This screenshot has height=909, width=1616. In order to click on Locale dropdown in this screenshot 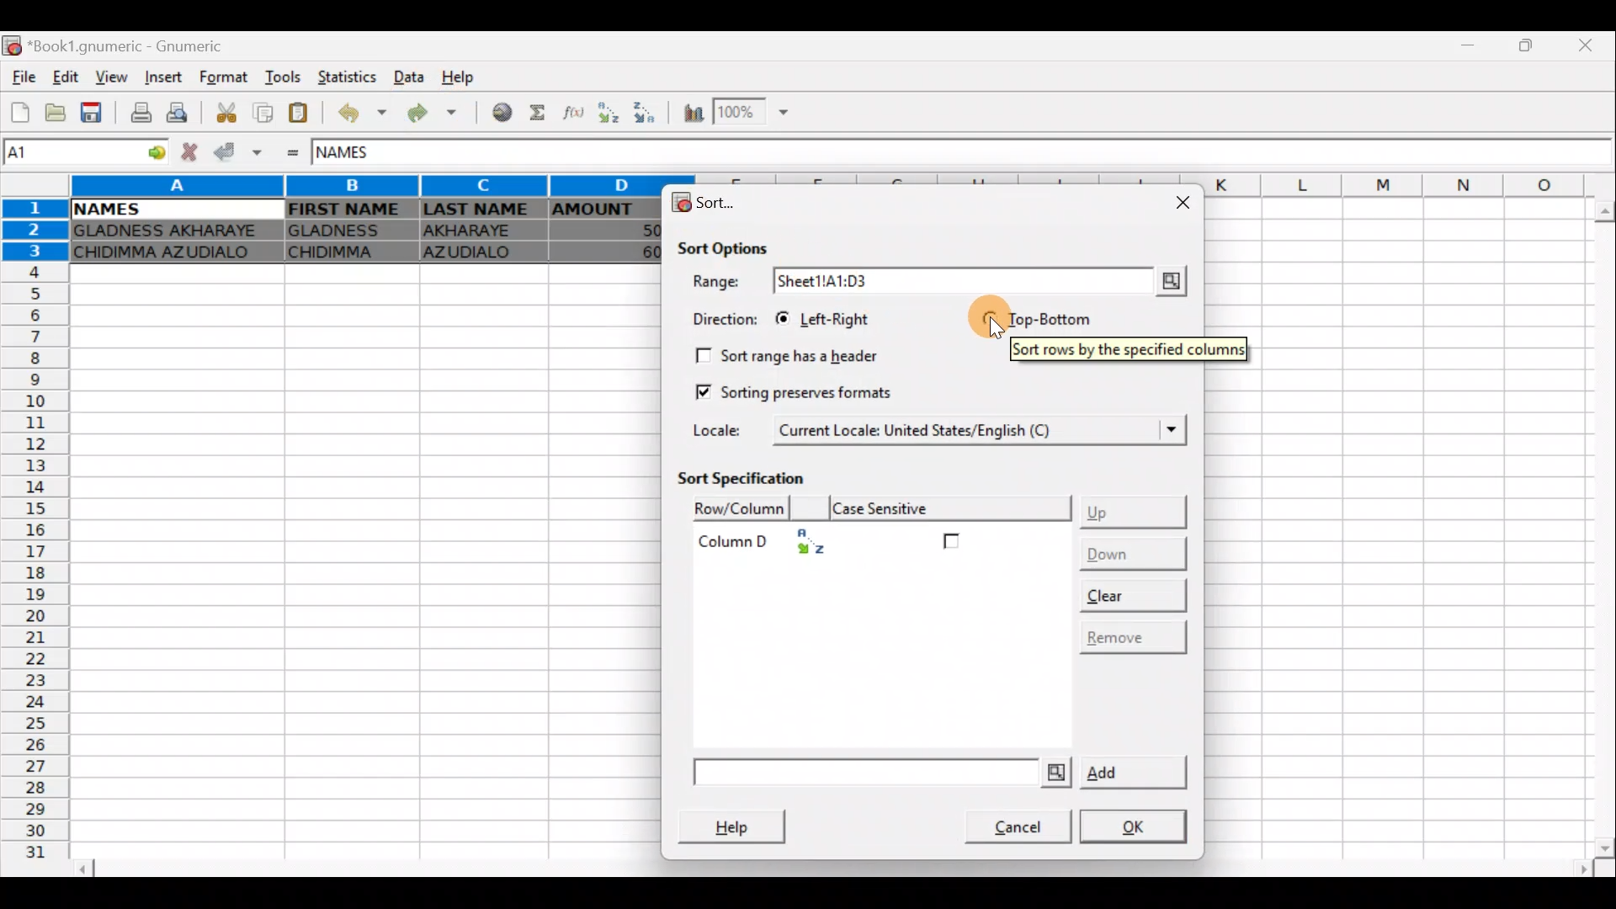, I will do `click(1162, 430)`.